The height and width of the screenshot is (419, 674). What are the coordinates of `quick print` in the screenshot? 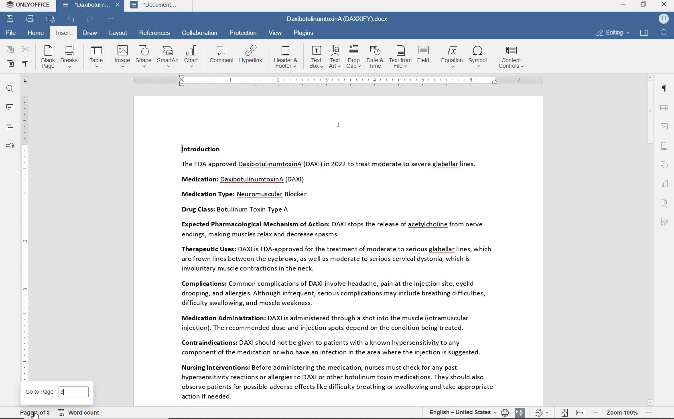 It's located at (51, 19).